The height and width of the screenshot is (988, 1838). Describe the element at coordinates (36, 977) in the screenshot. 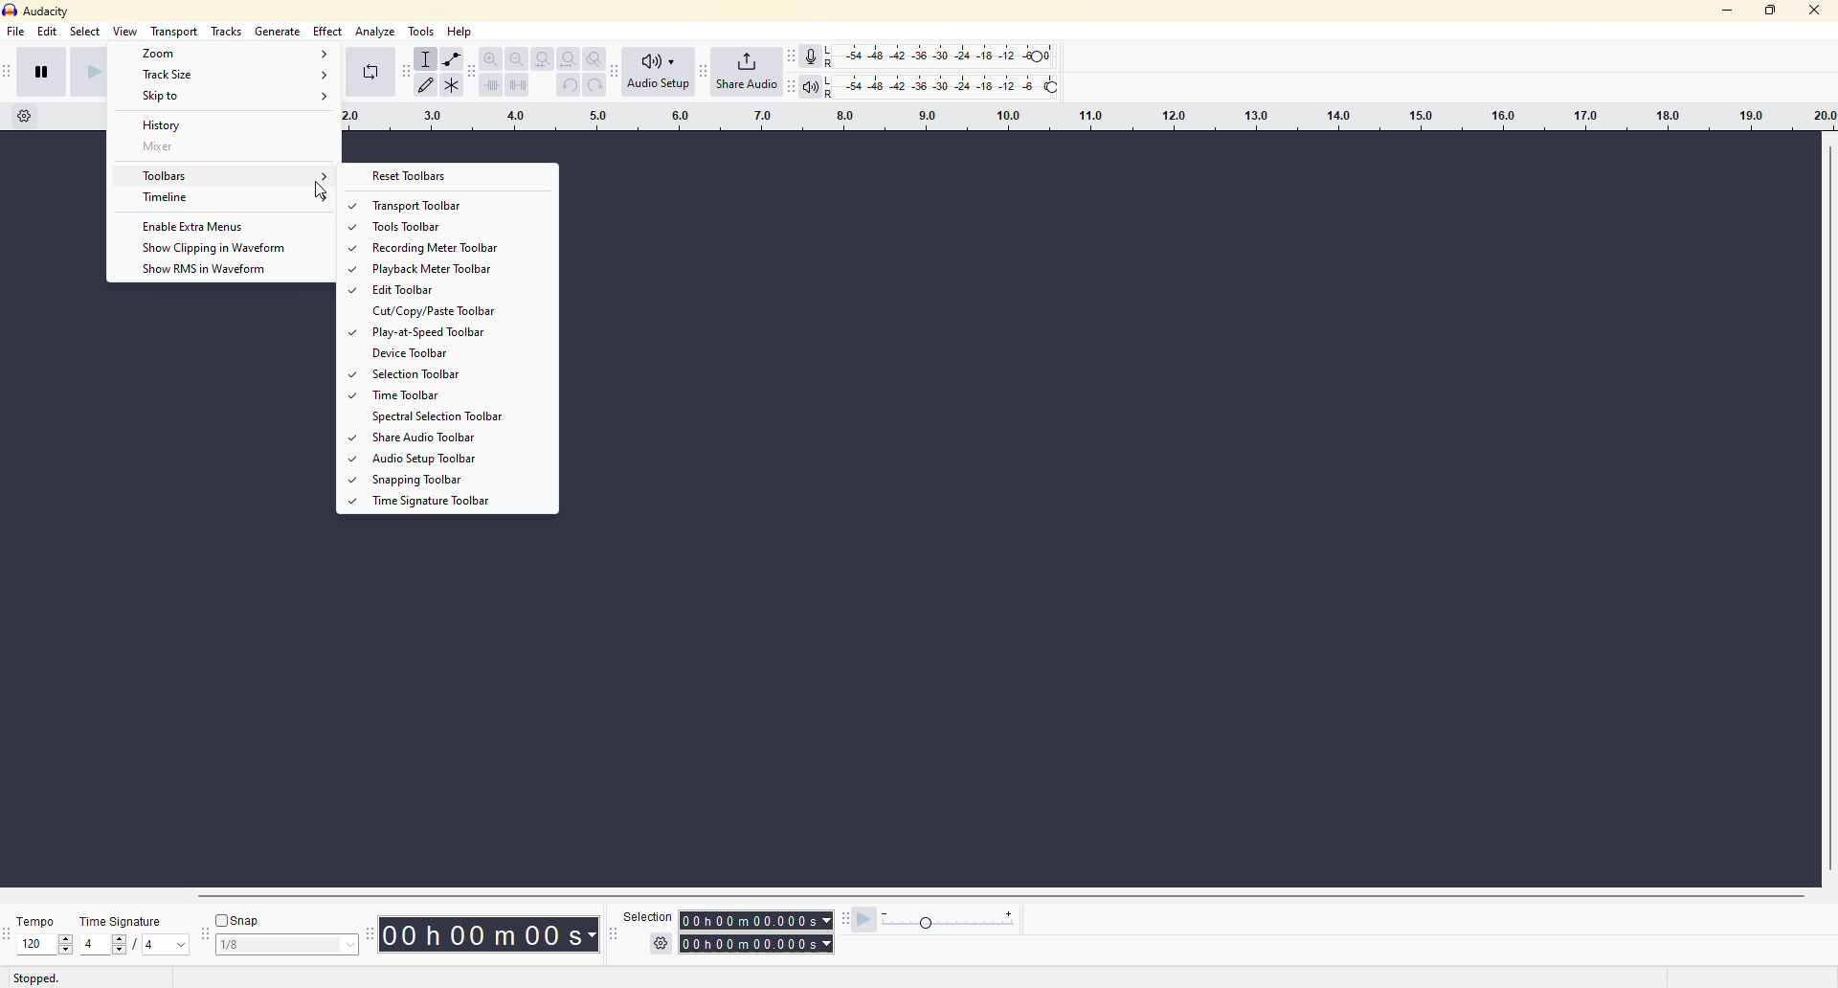

I see `stopped` at that location.